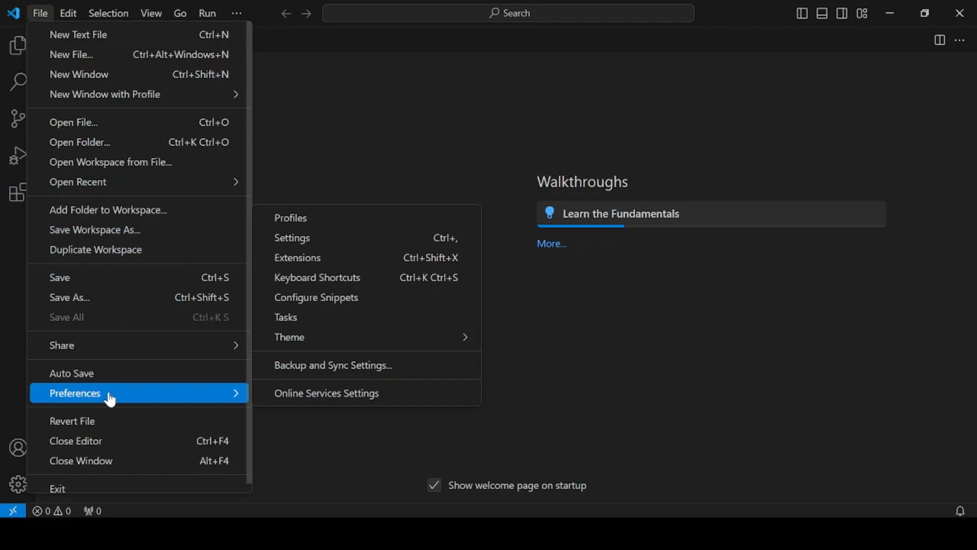 Image resolution: width=977 pixels, height=550 pixels. Describe the element at coordinates (433, 487) in the screenshot. I see `tick` at that location.